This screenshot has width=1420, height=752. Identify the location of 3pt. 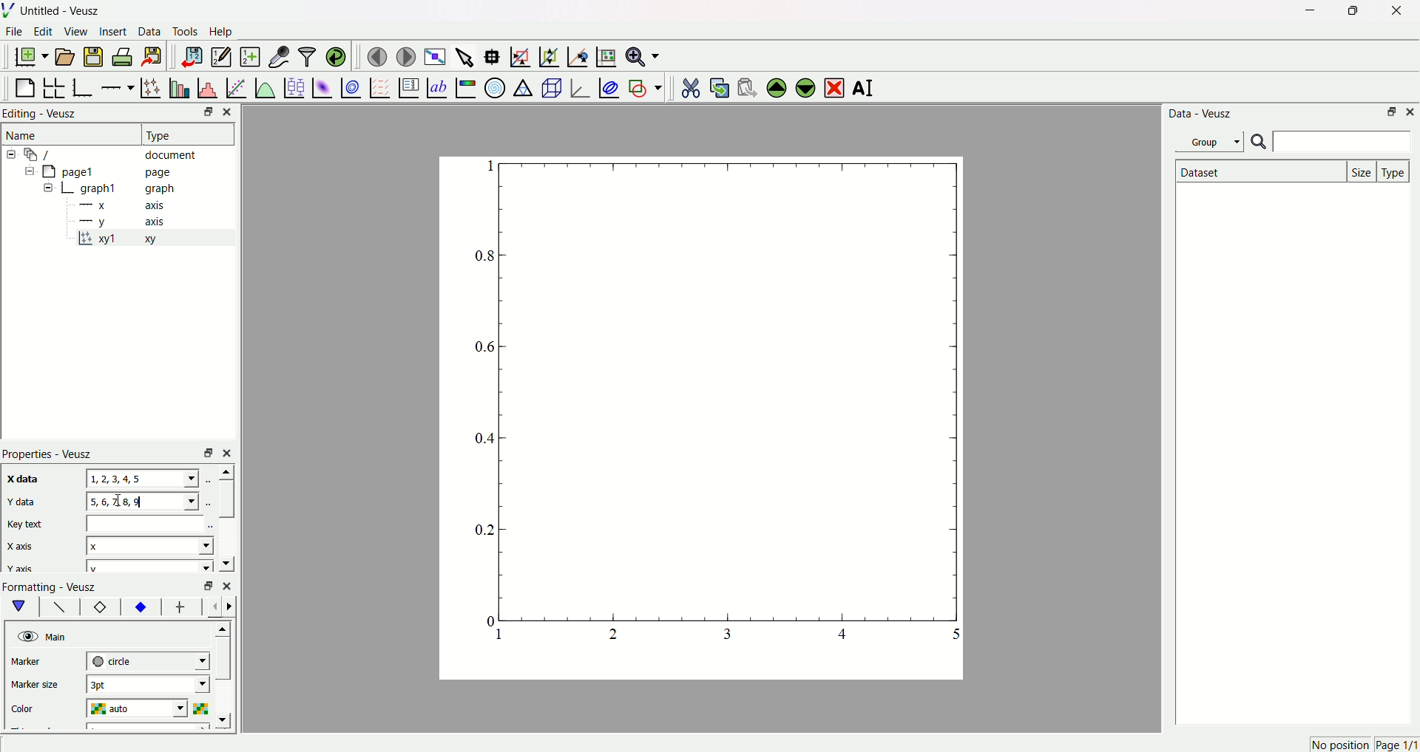
(147, 684).